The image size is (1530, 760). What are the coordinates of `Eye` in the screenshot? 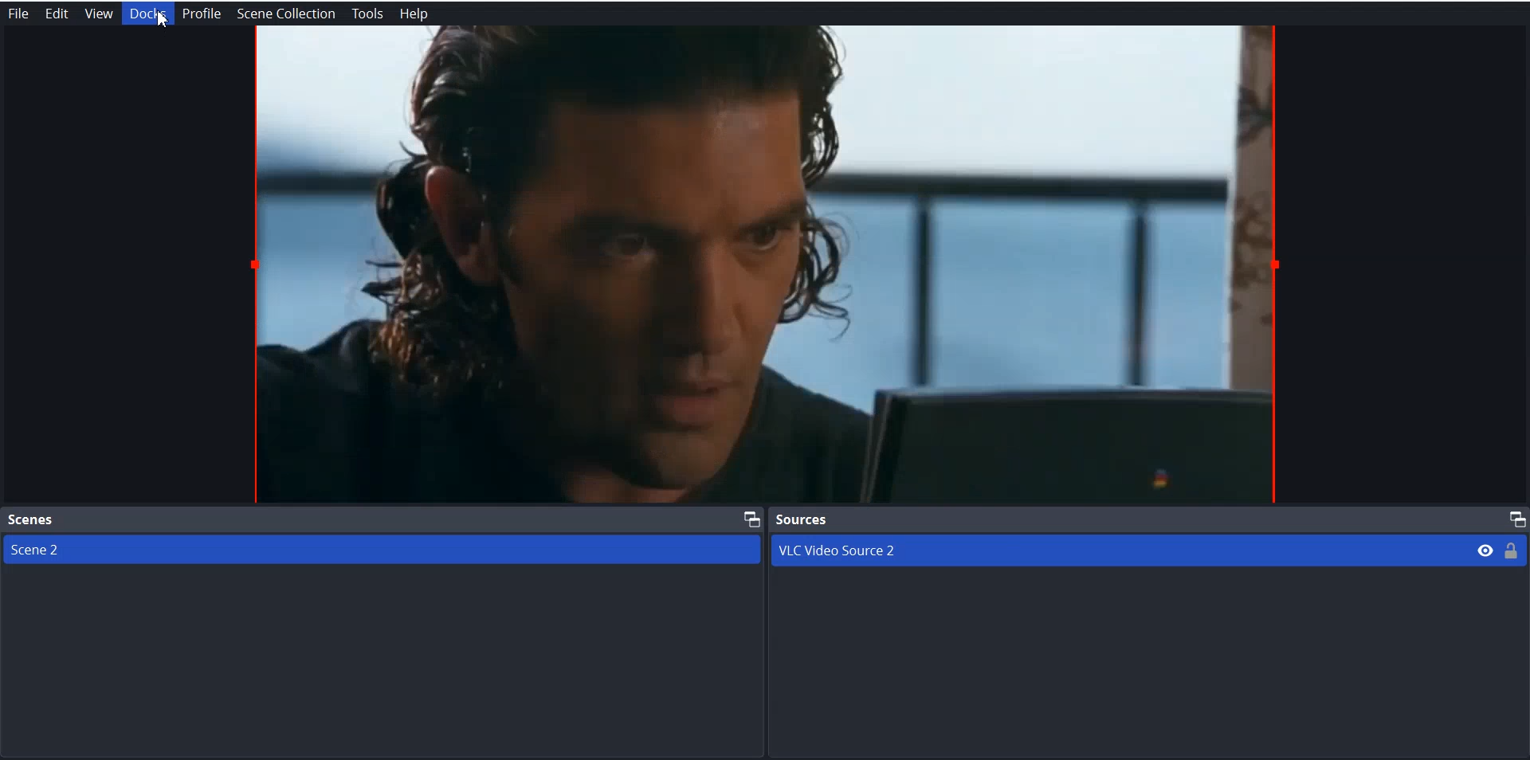 It's located at (1485, 549).